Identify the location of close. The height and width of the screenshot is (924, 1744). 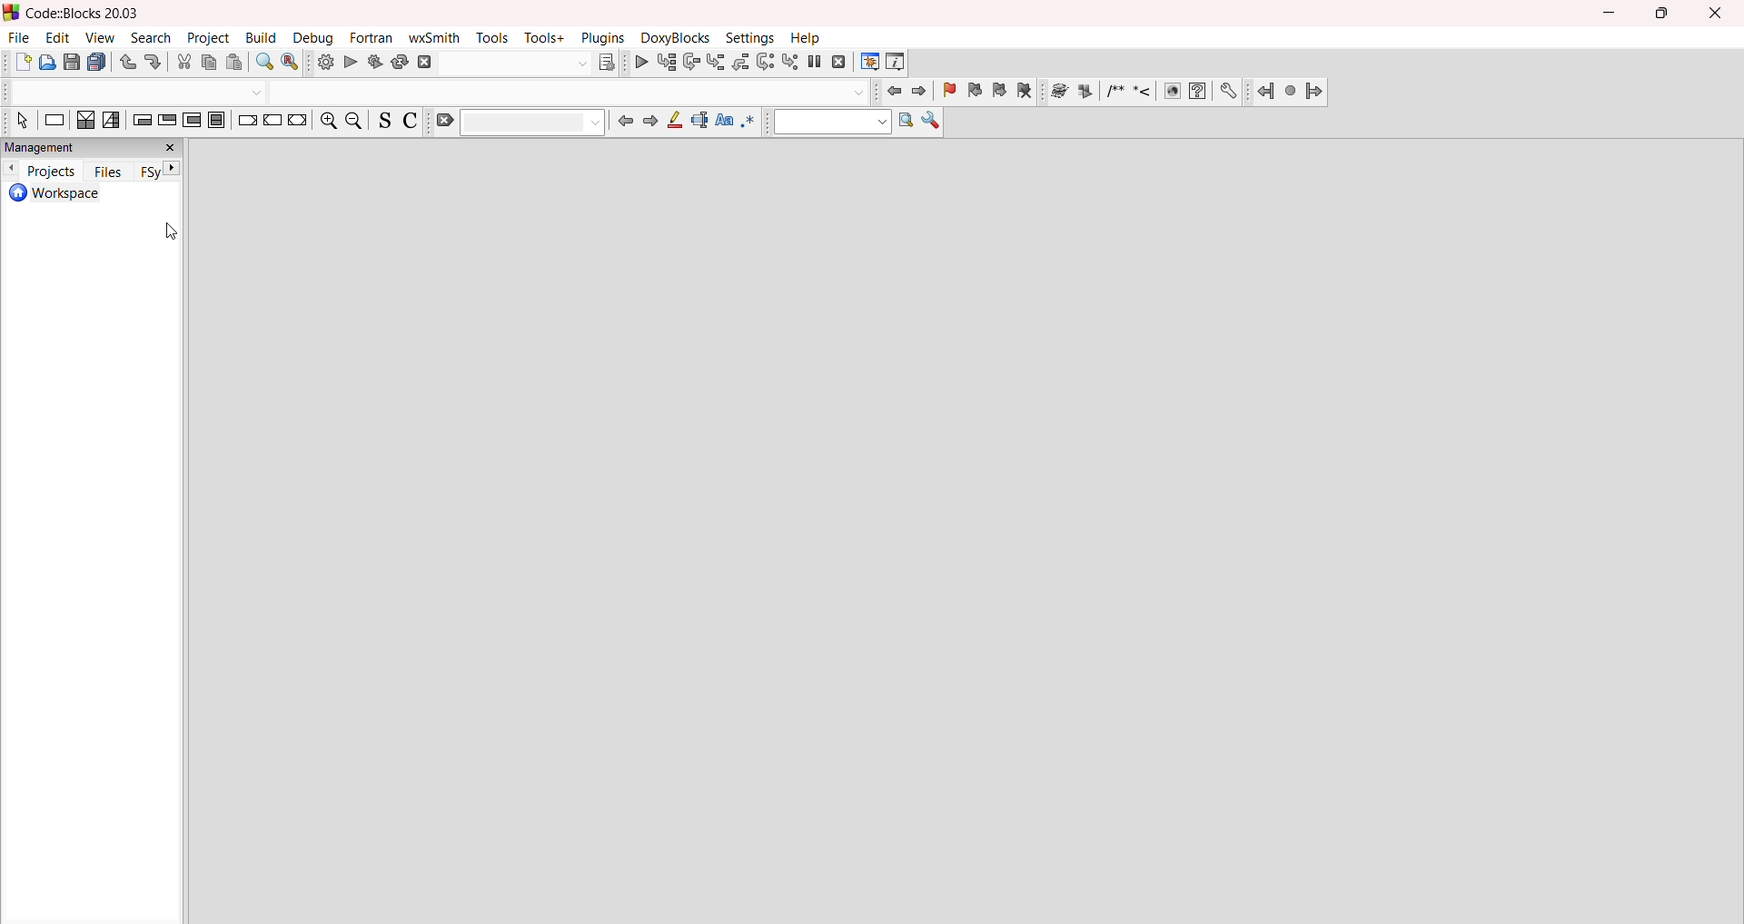
(1719, 14).